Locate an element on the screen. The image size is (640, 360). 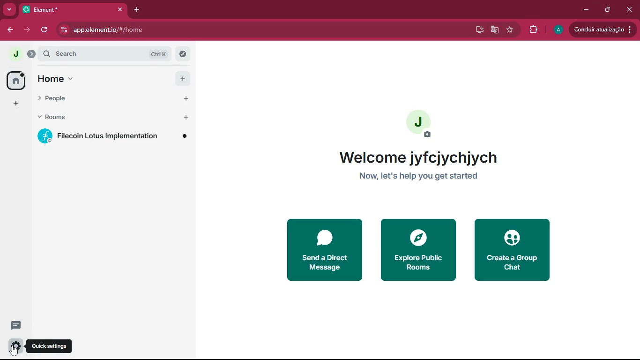
rooms  is located at coordinates (96, 120).